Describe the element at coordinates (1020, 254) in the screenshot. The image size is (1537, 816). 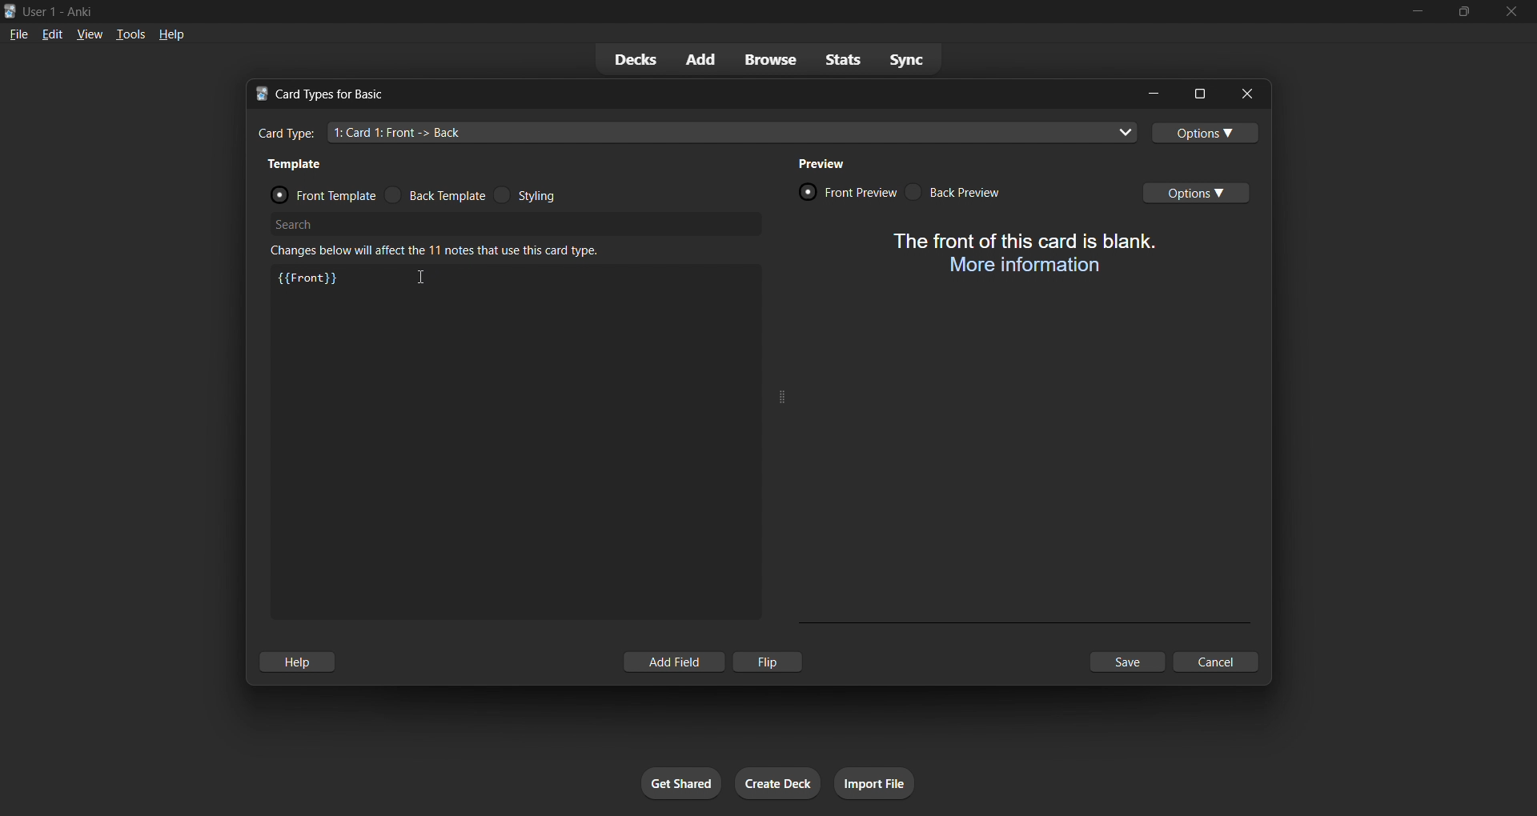
I see `card preview` at that location.